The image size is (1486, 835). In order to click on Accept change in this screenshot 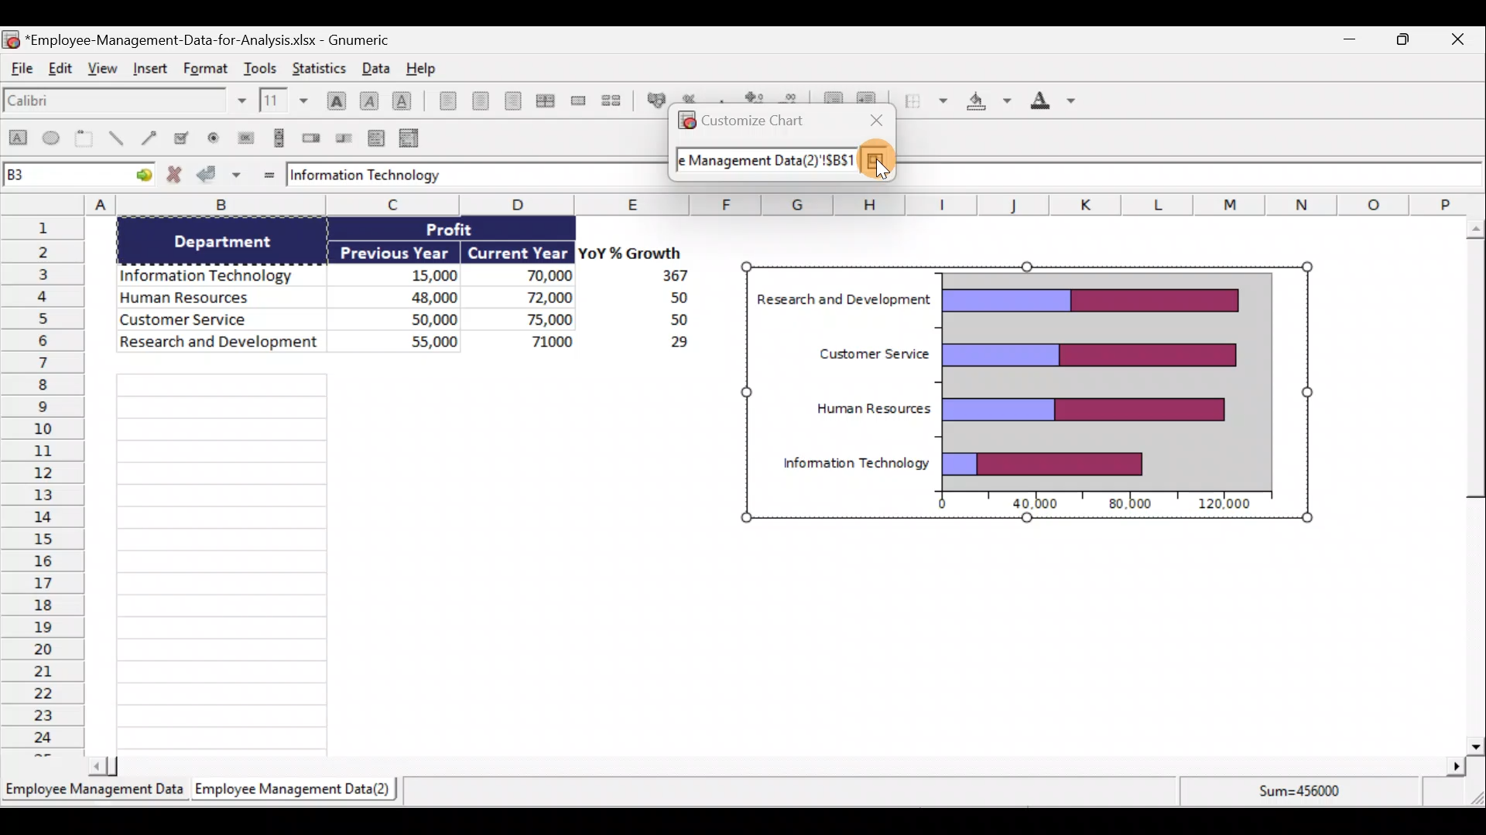, I will do `click(220, 174)`.